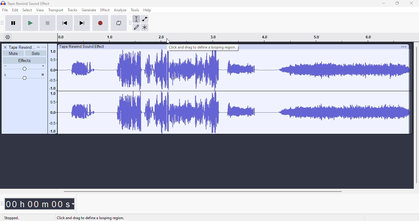 This screenshot has width=419, height=221. I want to click on solo, so click(36, 53).